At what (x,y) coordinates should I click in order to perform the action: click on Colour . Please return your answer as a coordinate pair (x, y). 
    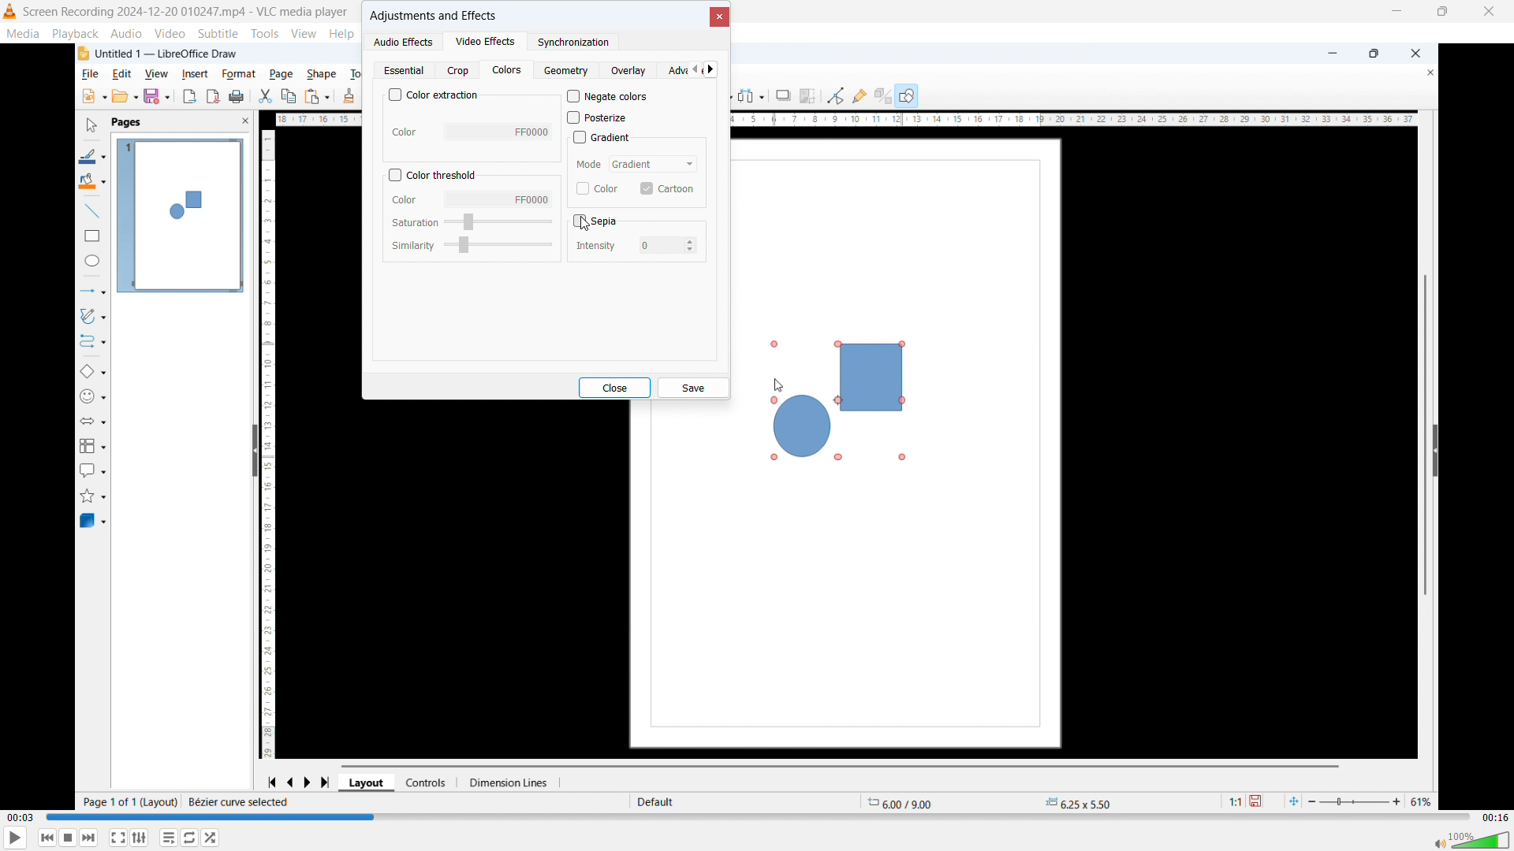
    Looking at the image, I should click on (598, 188).